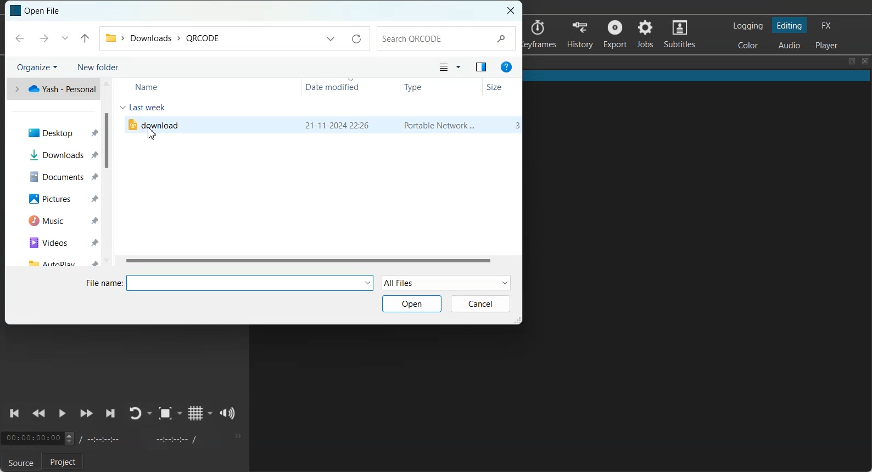 The width and height of the screenshot is (872, 472). What do you see at coordinates (111, 414) in the screenshot?
I see `Skip to next point` at bounding box center [111, 414].